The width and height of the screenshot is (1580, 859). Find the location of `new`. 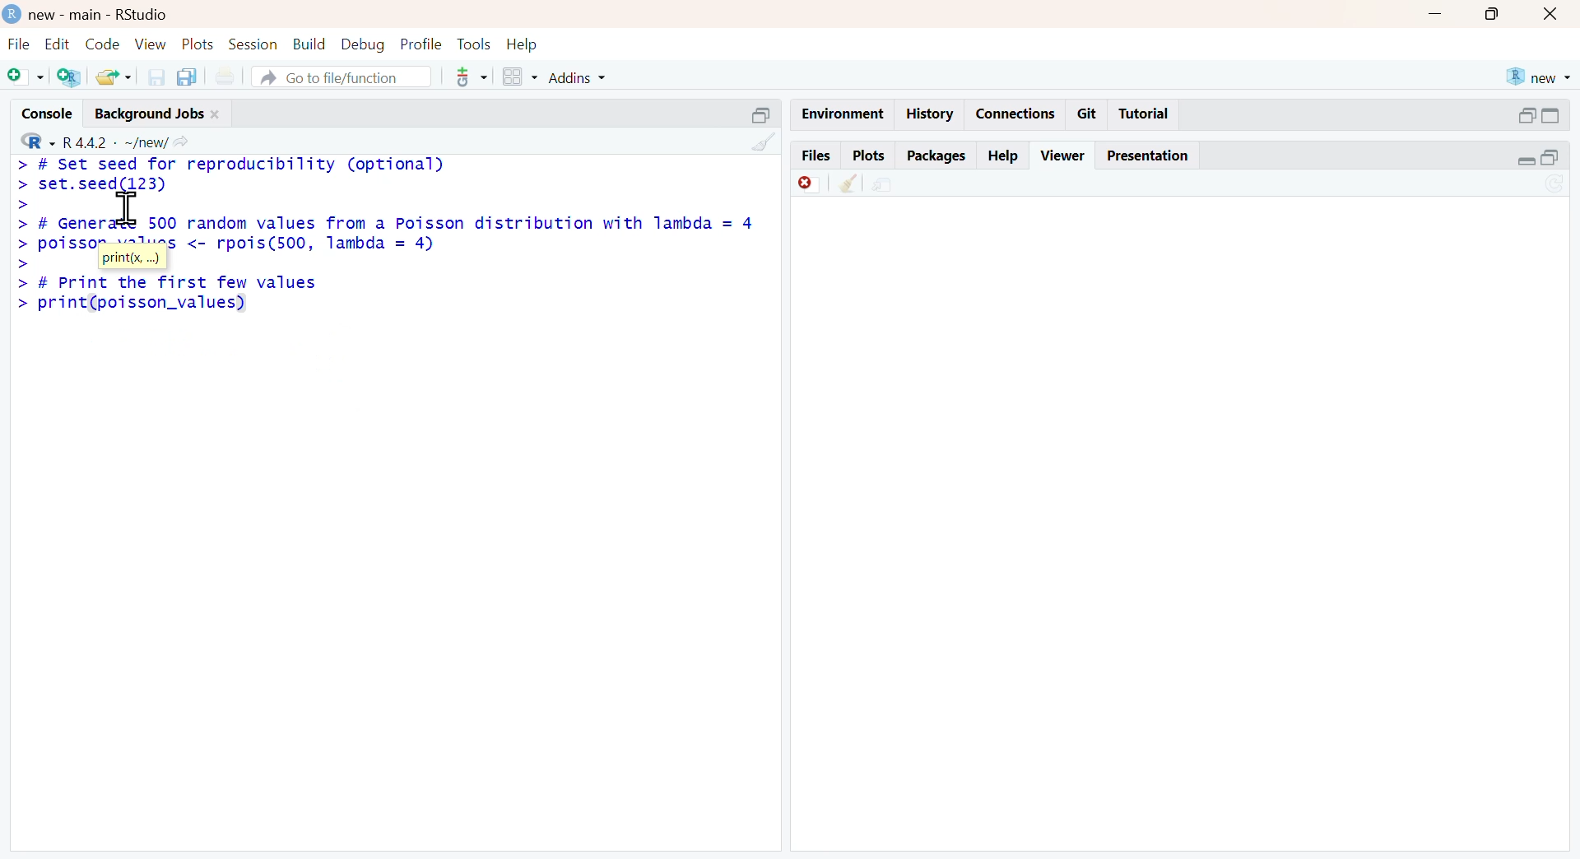

new is located at coordinates (1540, 78).